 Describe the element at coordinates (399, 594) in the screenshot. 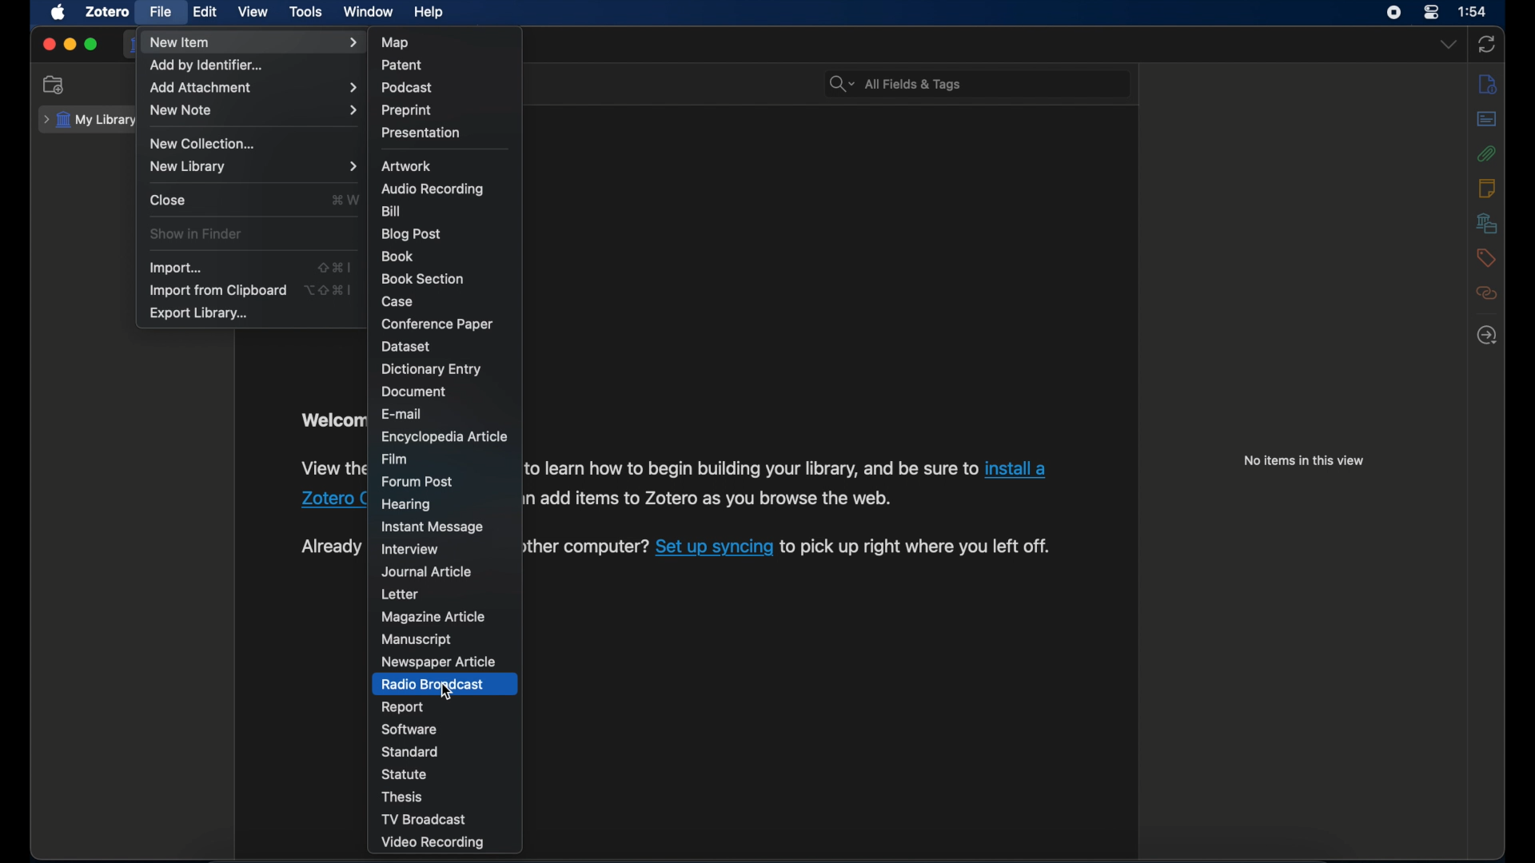

I see `letter` at that location.